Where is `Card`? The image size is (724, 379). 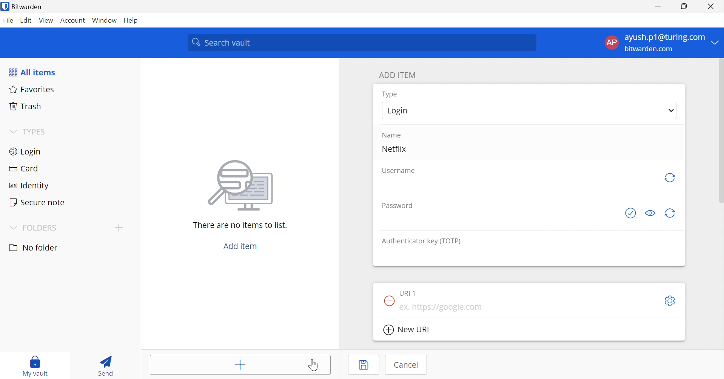
Card is located at coordinates (23, 167).